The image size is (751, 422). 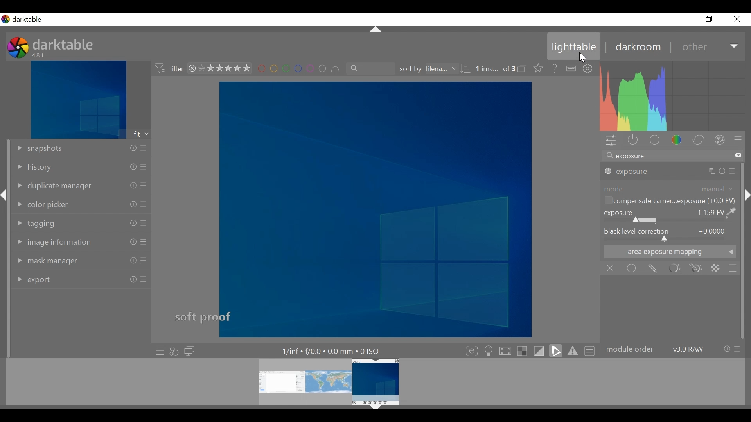 What do you see at coordinates (298, 69) in the screenshot?
I see `filter by color label` at bounding box center [298, 69].